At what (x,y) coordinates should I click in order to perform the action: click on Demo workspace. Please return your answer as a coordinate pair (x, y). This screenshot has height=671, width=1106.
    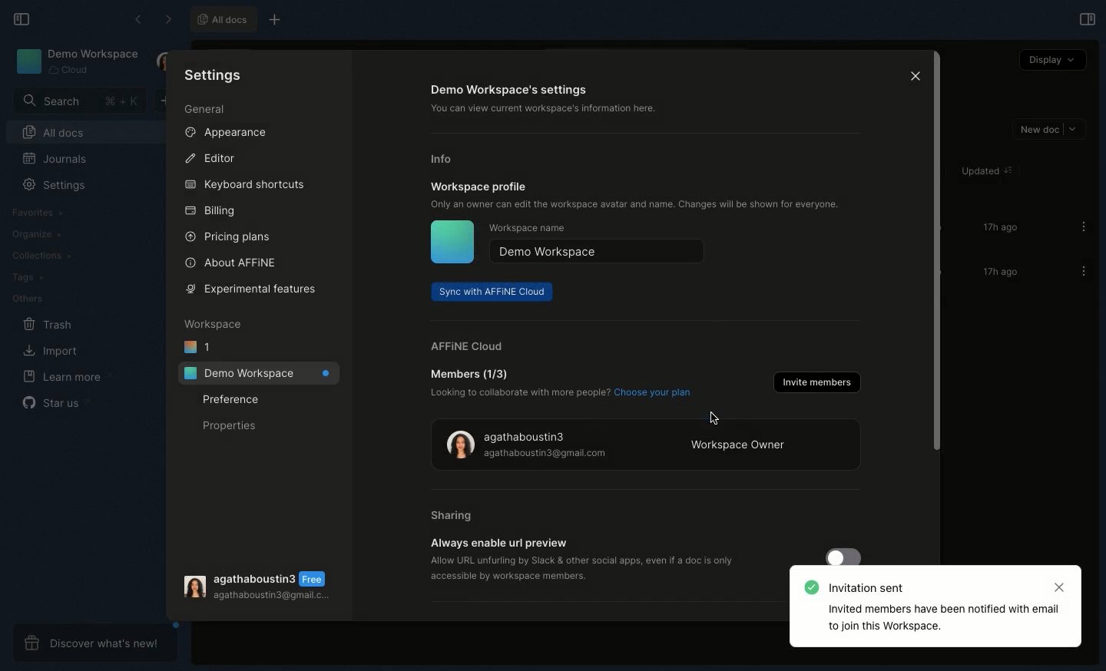
    Looking at the image, I should click on (258, 372).